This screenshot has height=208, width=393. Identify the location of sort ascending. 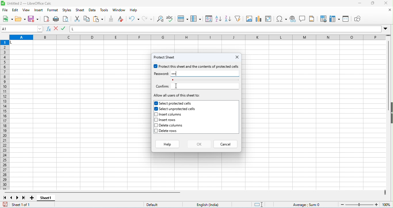
(218, 19).